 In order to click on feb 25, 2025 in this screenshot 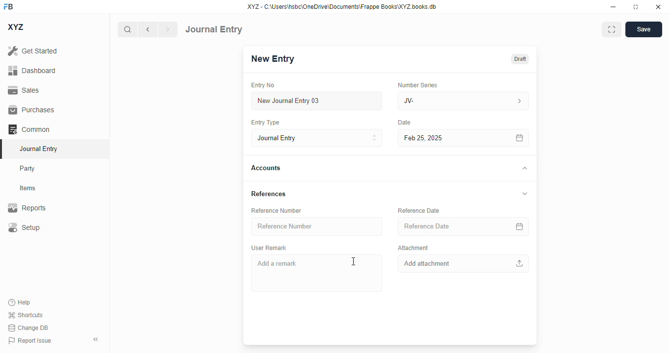, I will do `click(449, 138)`.